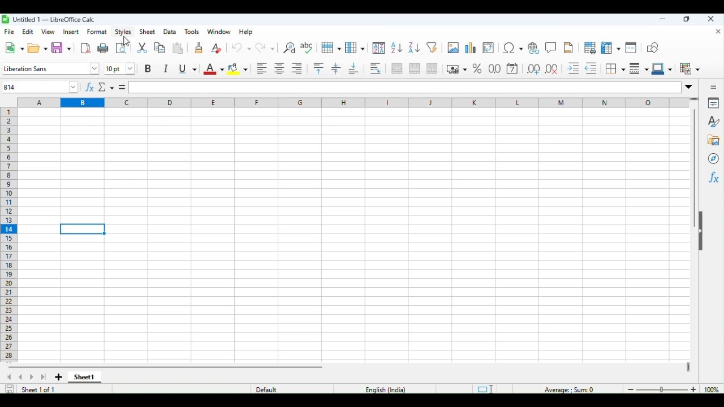 This screenshot has width=724, height=407. Describe the element at coordinates (693, 170) in the screenshot. I see `Vertical scrollbar` at that location.